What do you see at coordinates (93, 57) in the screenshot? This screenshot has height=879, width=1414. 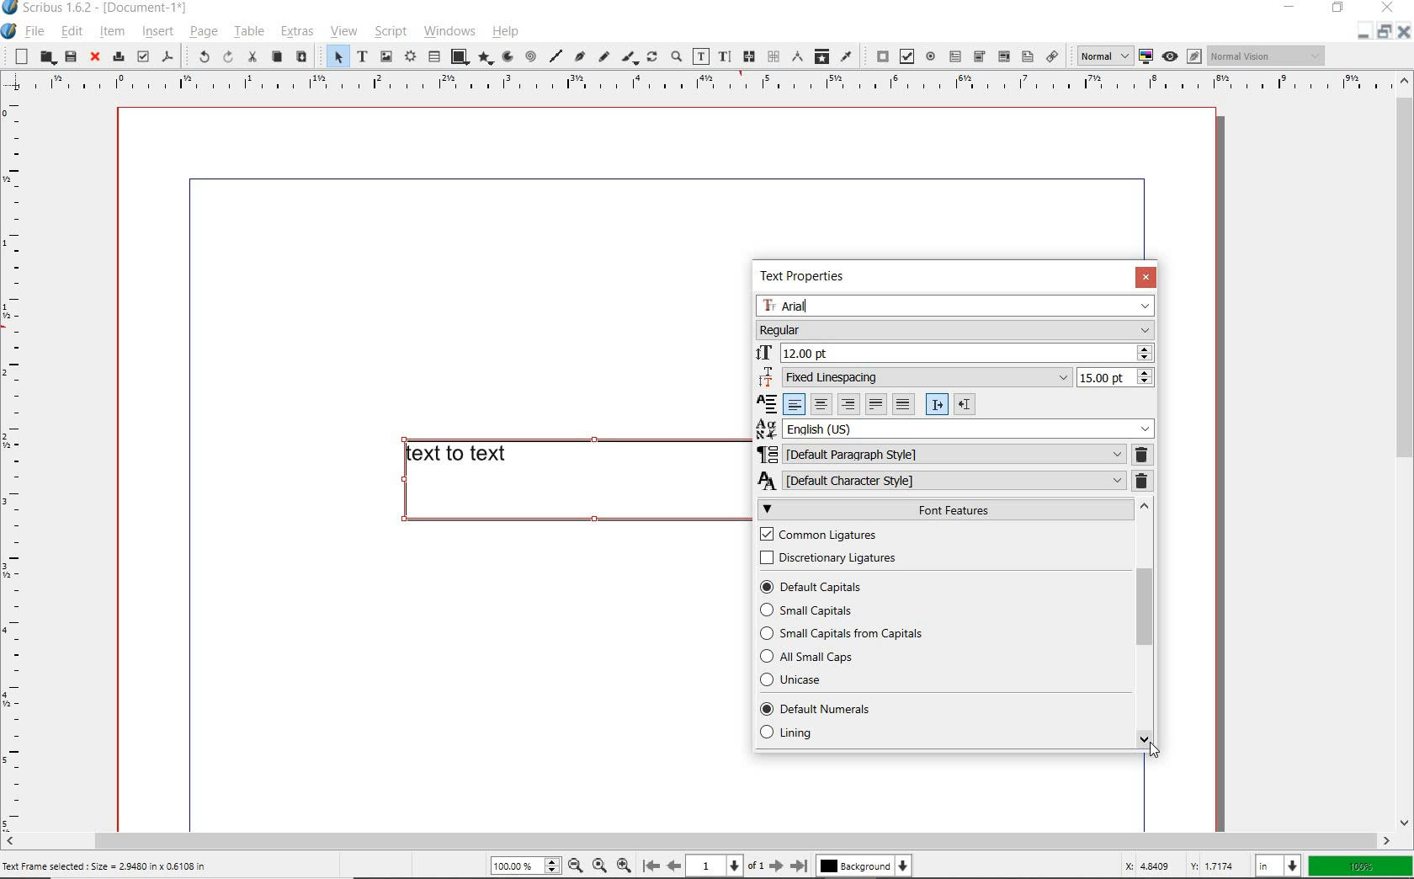 I see `close` at bounding box center [93, 57].